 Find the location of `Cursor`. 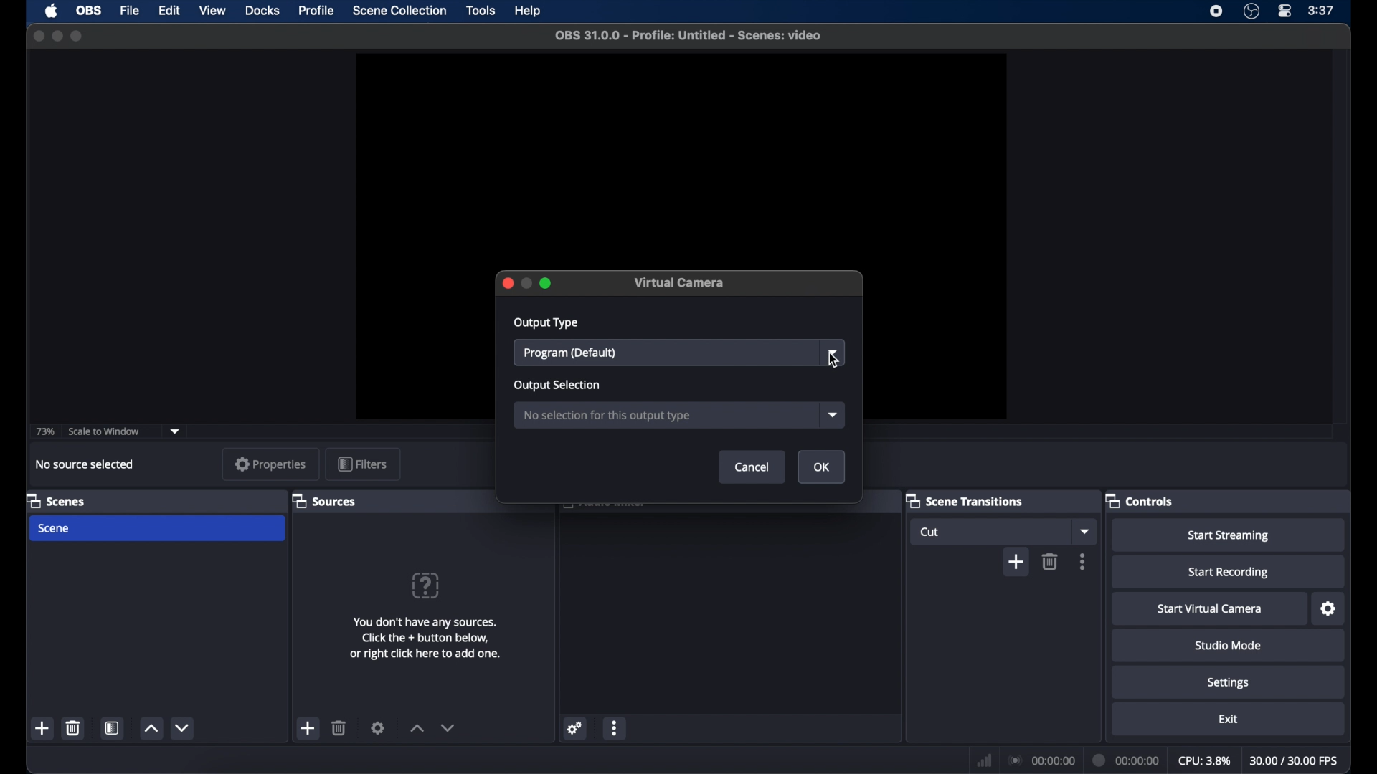

Cursor is located at coordinates (834, 362).